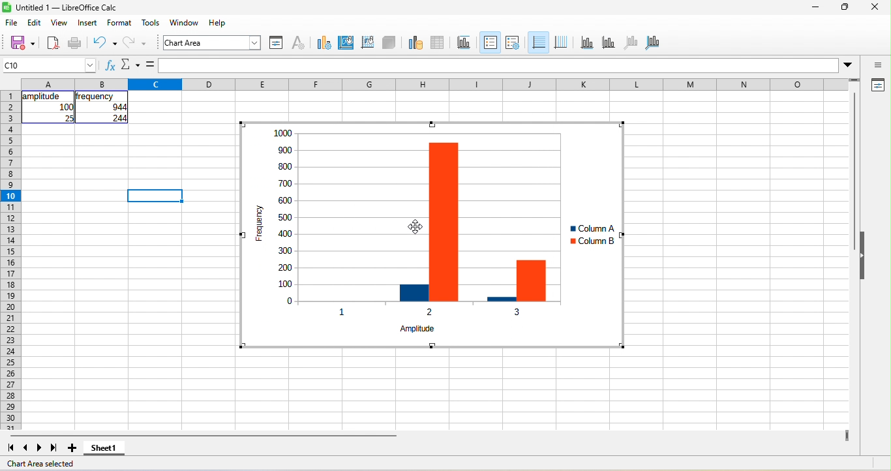 The image size is (891, 471). Describe the element at coordinates (491, 42) in the screenshot. I see `legend on\off` at that location.